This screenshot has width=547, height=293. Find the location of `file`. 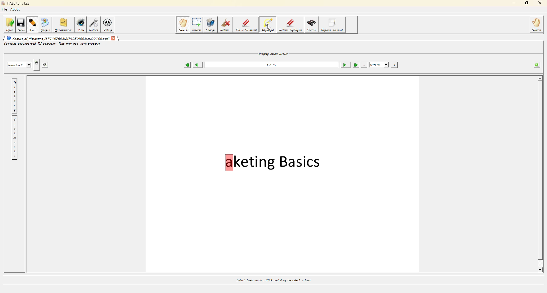

file is located at coordinates (5, 10).